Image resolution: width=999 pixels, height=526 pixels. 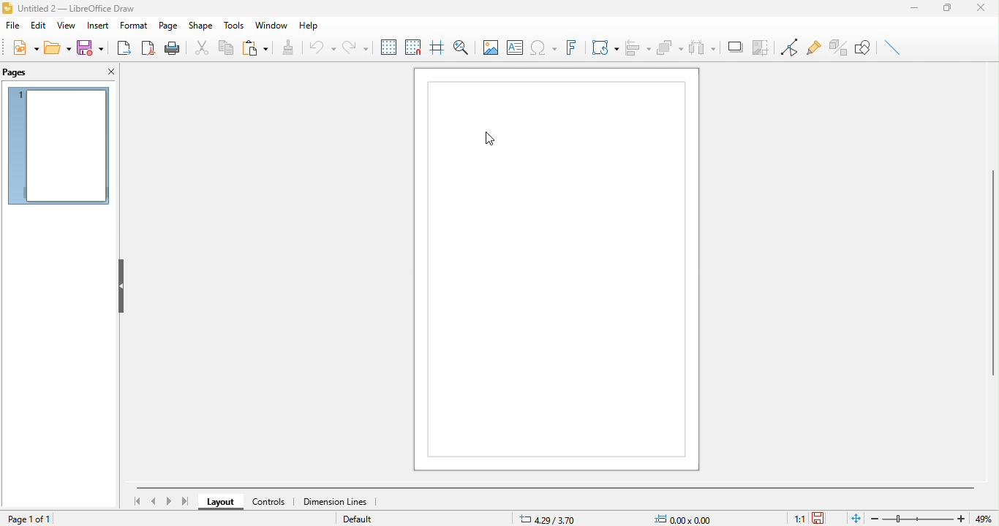 What do you see at coordinates (558, 267) in the screenshot?
I see `Page1` at bounding box center [558, 267].